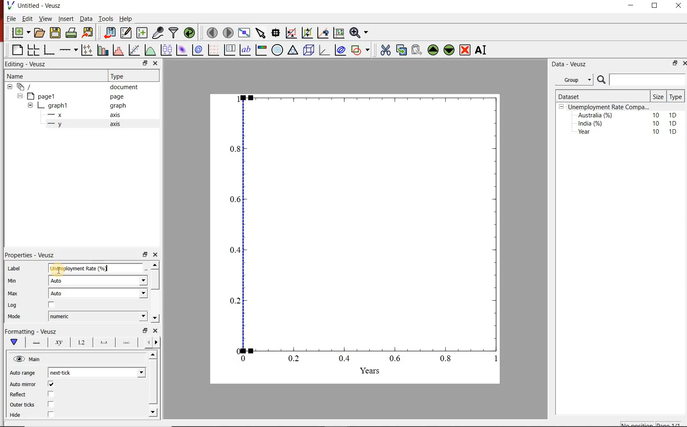 This screenshot has height=427, width=687. What do you see at coordinates (87, 49) in the screenshot?
I see `plot points with lines and errorbars` at bounding box center [87, 49].